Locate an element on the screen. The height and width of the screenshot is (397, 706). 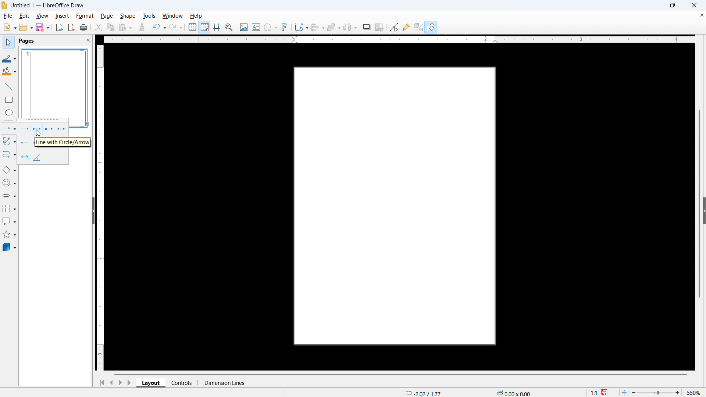
Shadow  is located at coordinates (367, 27).